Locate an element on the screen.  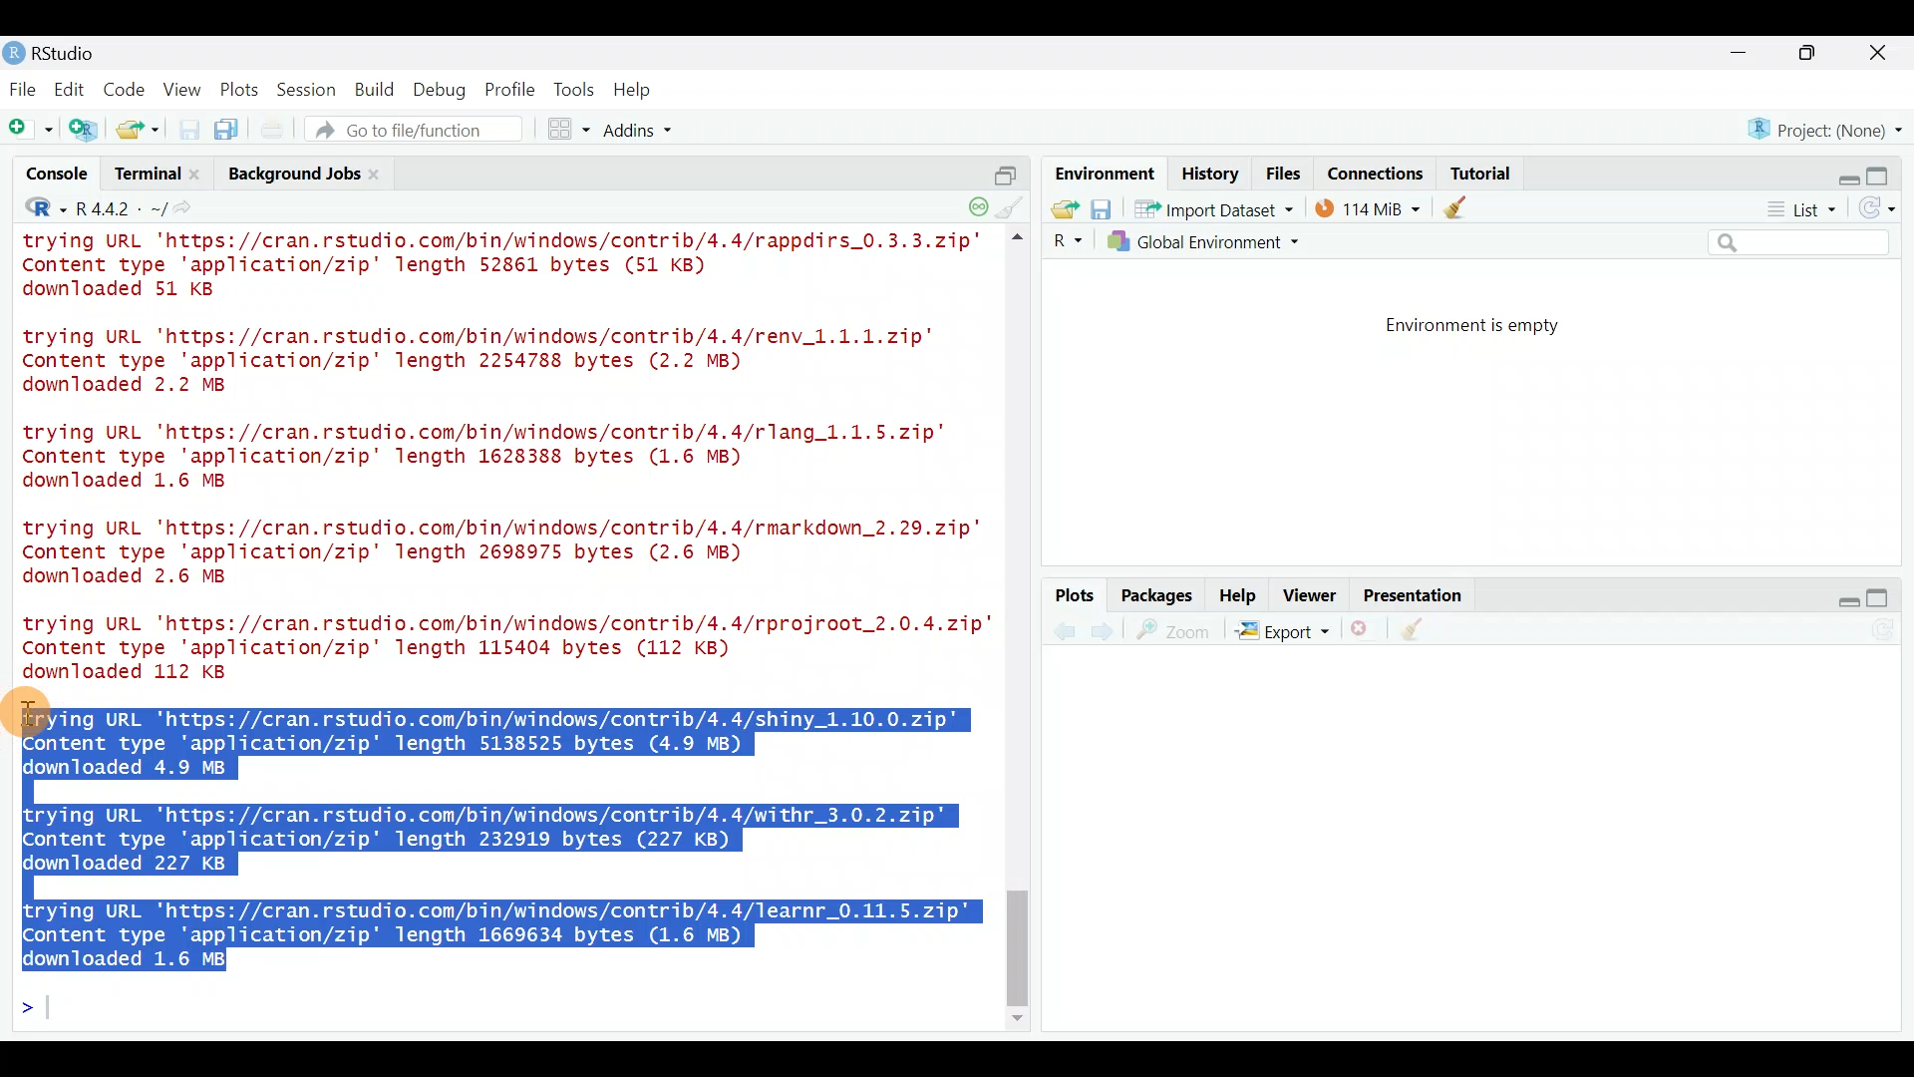
save workspace as is located at coordinates (1102, 209).